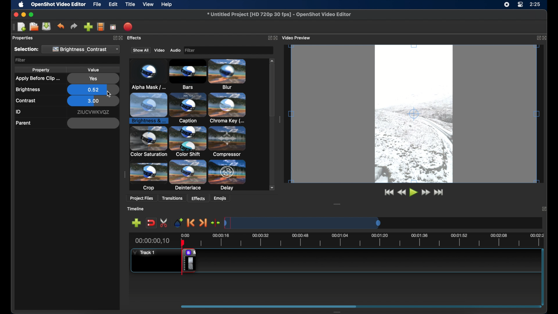 Image resolution: width=558 pixels, height=314 pixels. I want to click on video, so click(159, 50).